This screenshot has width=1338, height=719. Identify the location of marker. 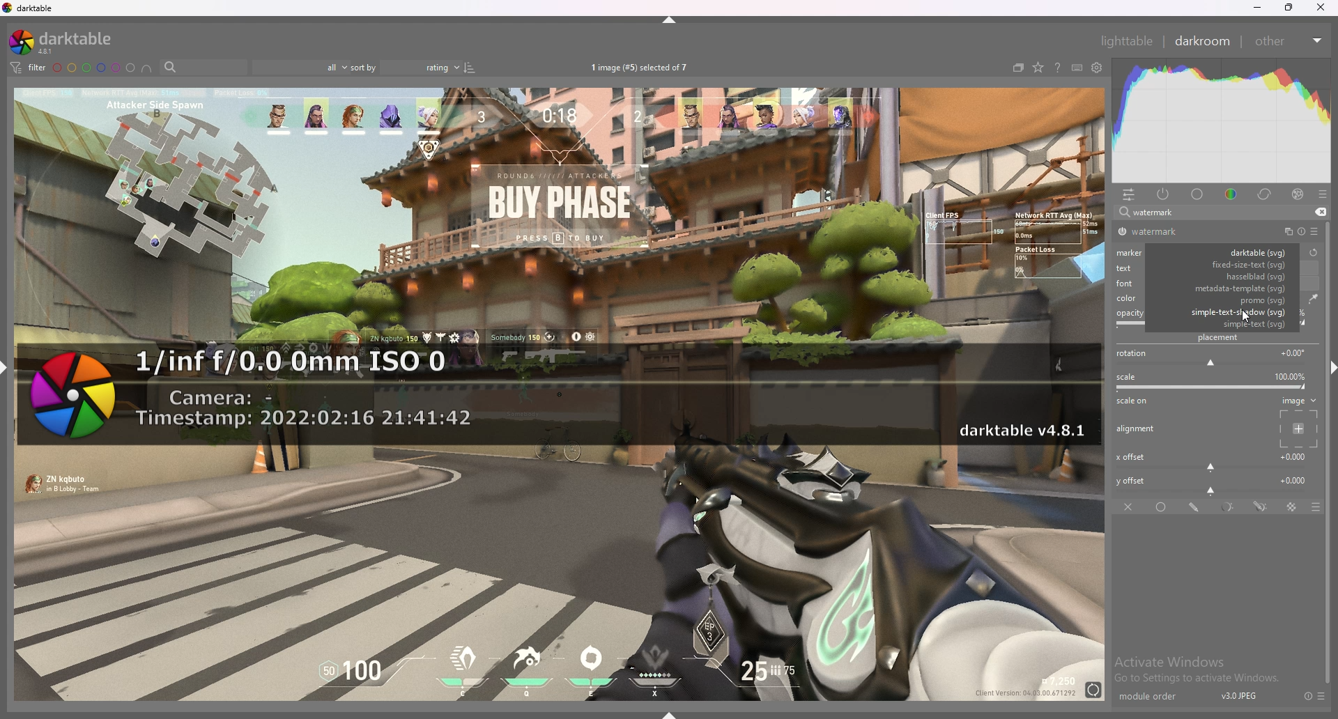
(1132, 252).